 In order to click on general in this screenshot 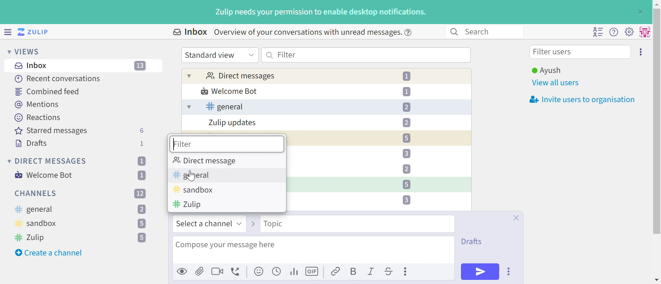, I will do `click(193, 174)`.